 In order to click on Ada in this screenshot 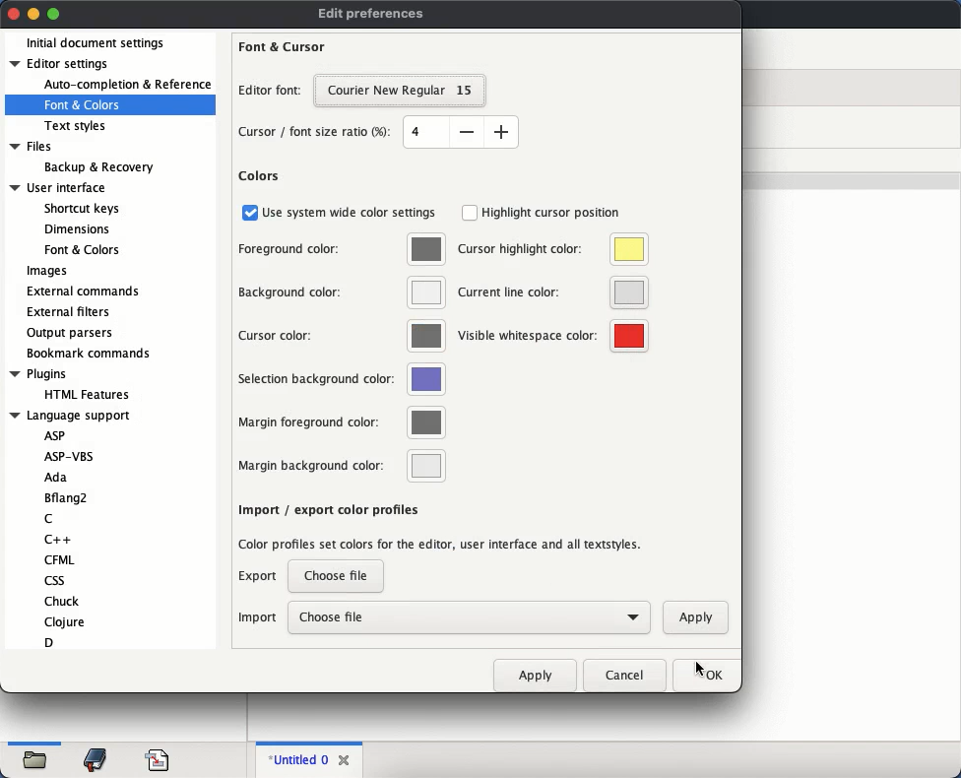, I will do `click(55, 479)`.